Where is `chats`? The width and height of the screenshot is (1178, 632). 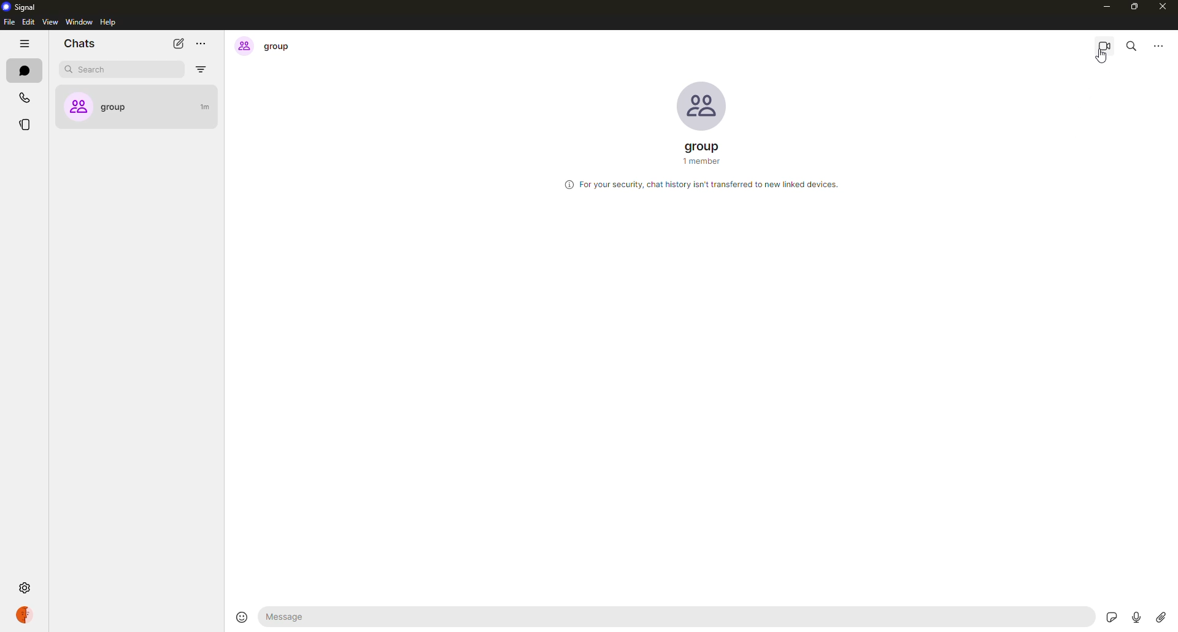
chats is located at coordinates (26, 71).